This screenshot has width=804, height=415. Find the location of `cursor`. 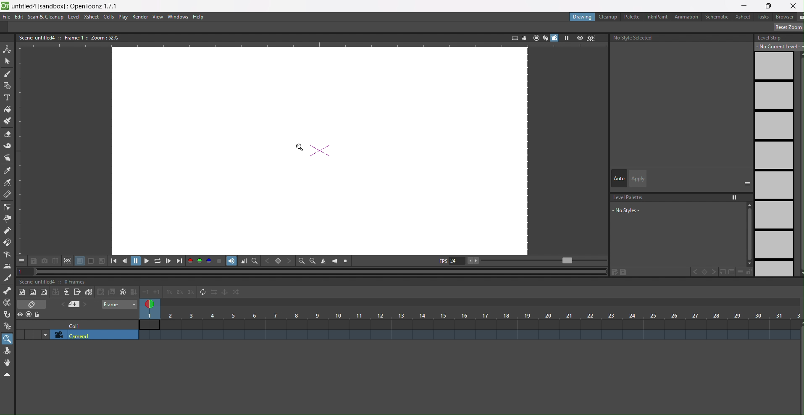

cursor is located at coordinates (300, 147).